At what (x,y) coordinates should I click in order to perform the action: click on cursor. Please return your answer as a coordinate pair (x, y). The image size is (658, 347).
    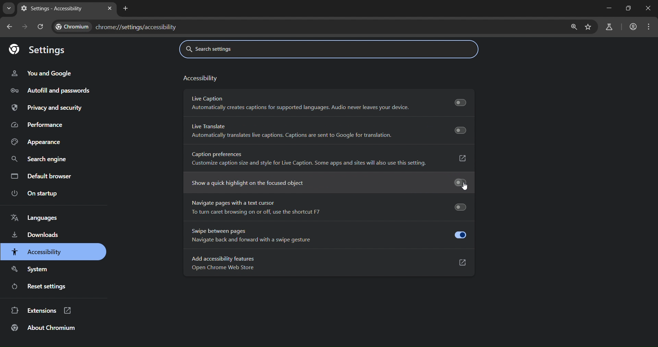
    Looking at the image, I should click on (465, 188).